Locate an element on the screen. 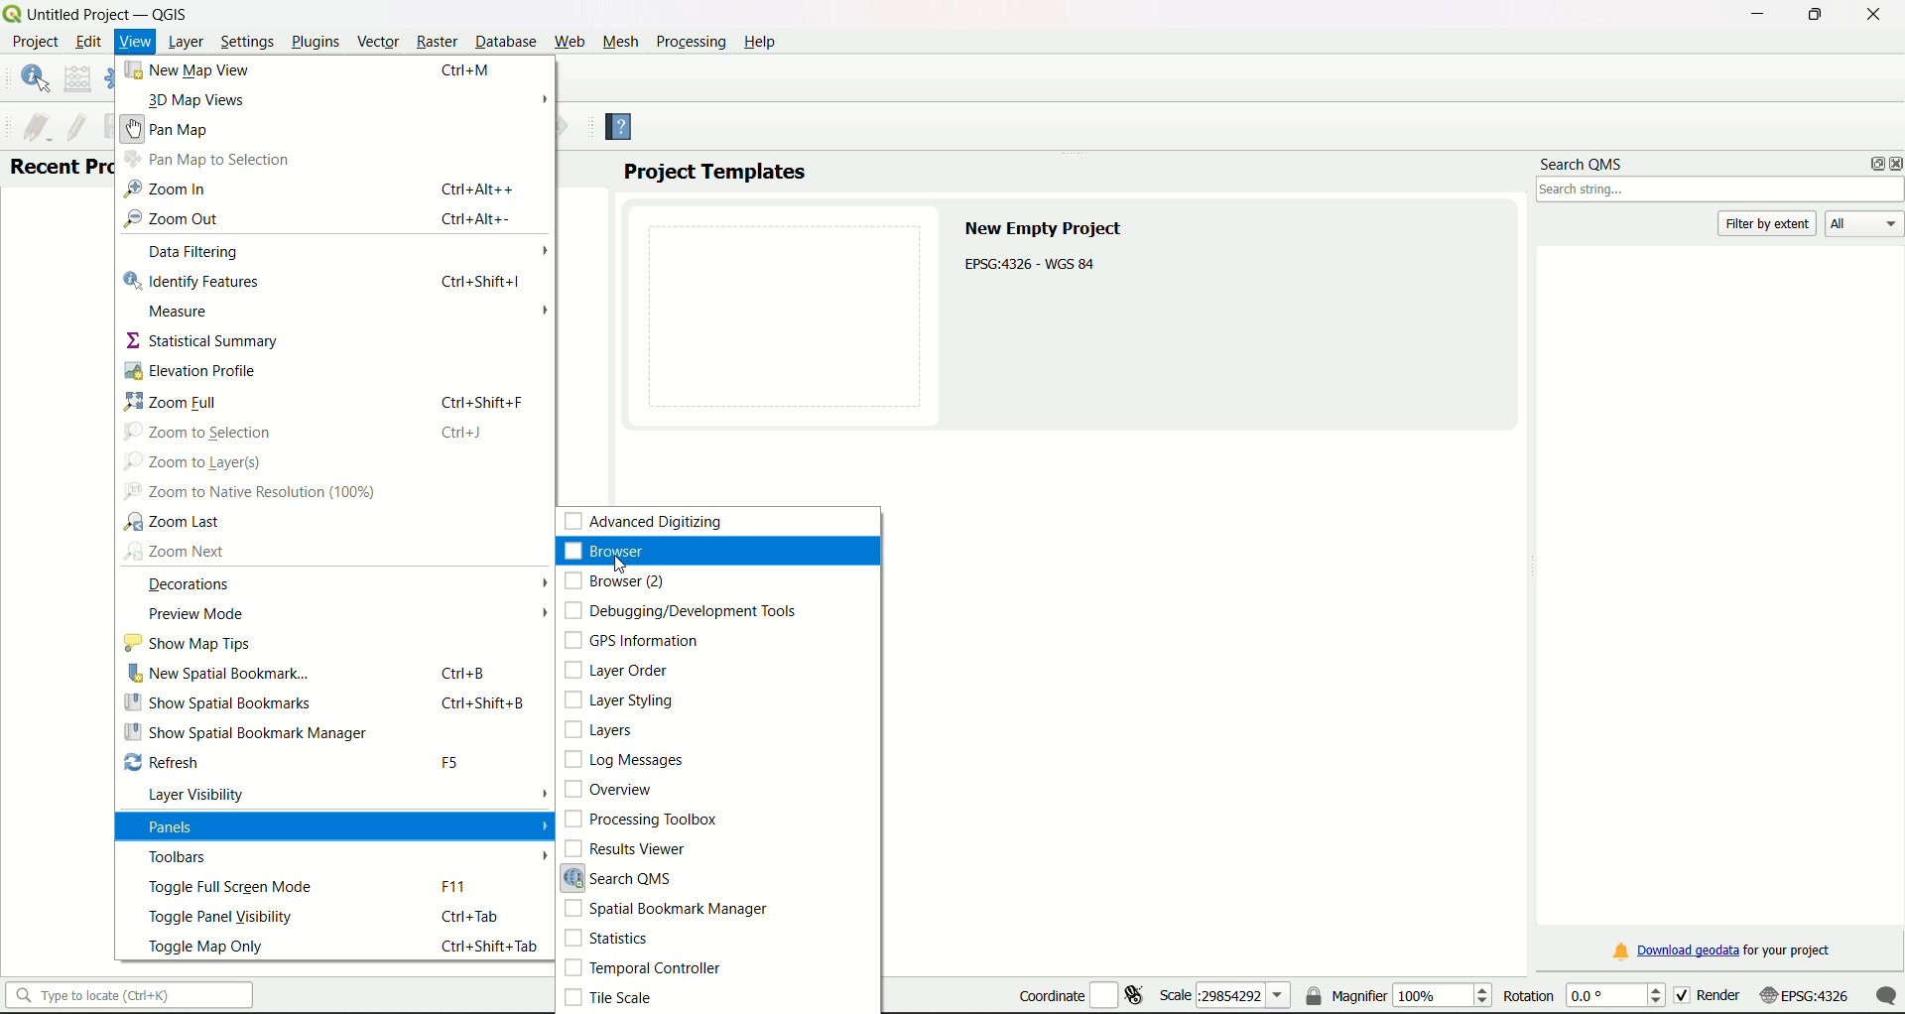 This screenshot has height=1014, width=1905. Help is located at coordinates (760, 42).